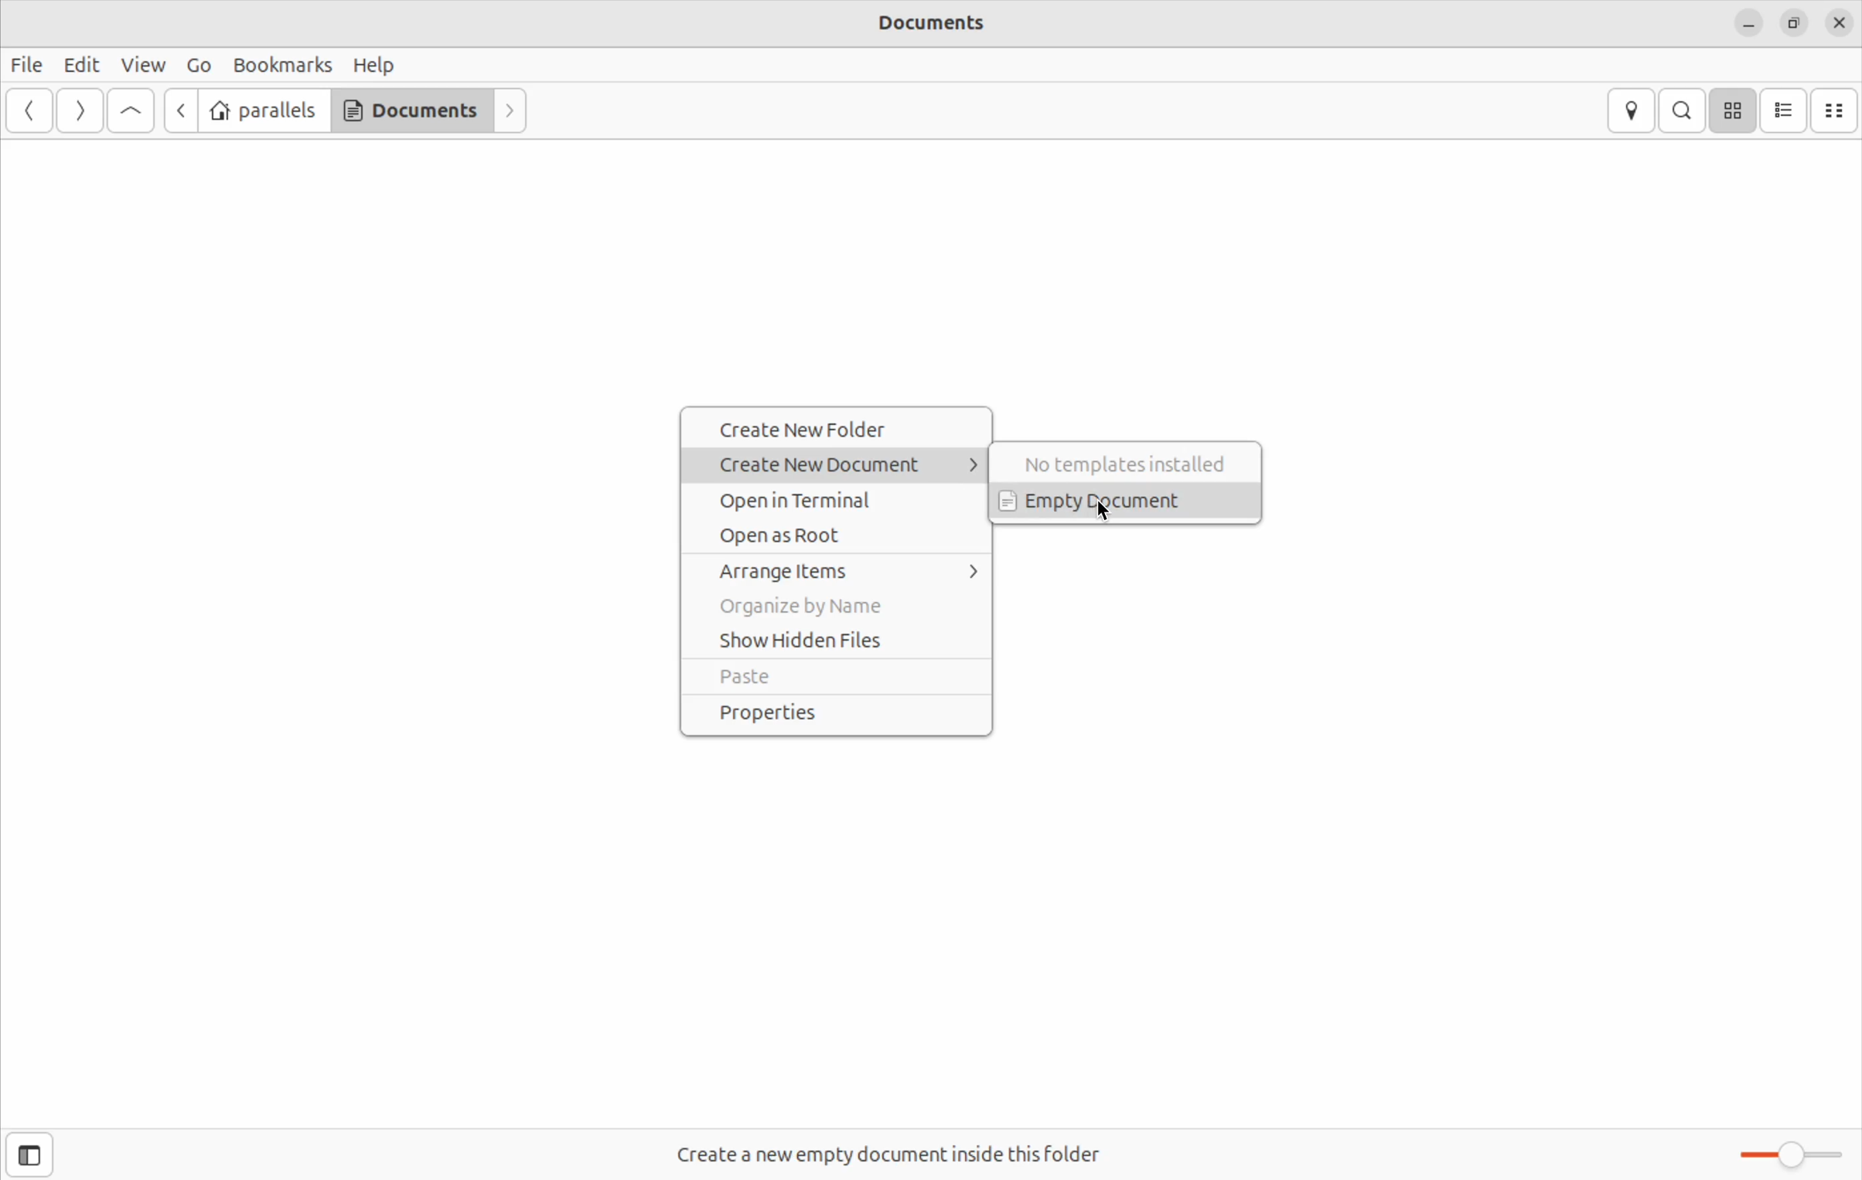 Image resolution: width=1862 pixels, height=1180 pixels. What do you see at coordinates (1635, 111) in the screenshot?
I see `locations` at bounding box center [1635, 111].